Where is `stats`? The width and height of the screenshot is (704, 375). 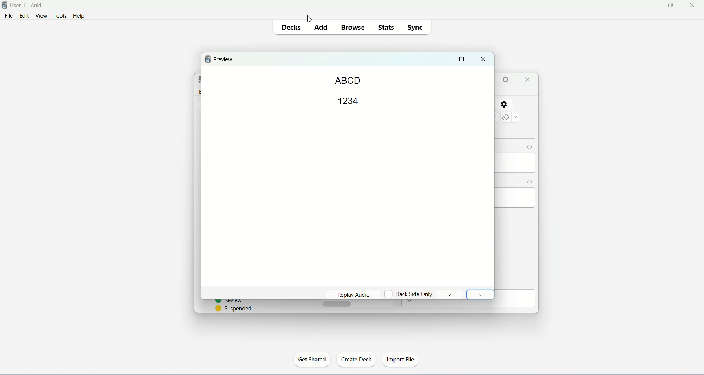
stats is located at coordinates (386, 27).